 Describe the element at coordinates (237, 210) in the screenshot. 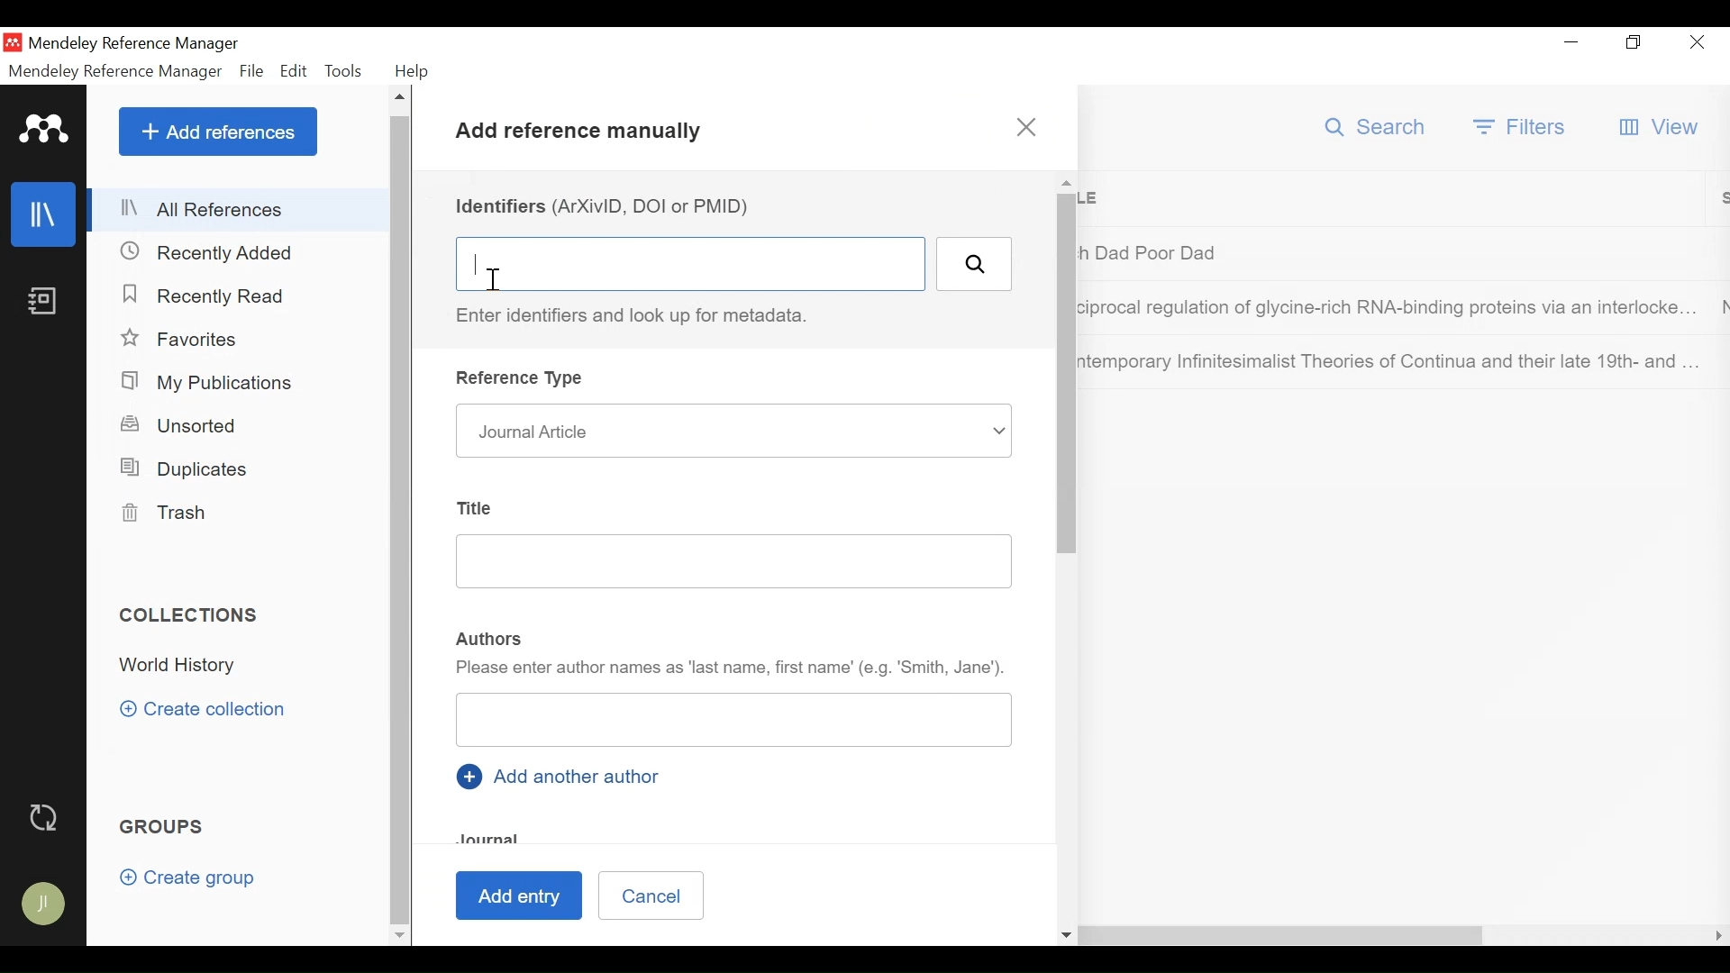

I see `All References` at that location.